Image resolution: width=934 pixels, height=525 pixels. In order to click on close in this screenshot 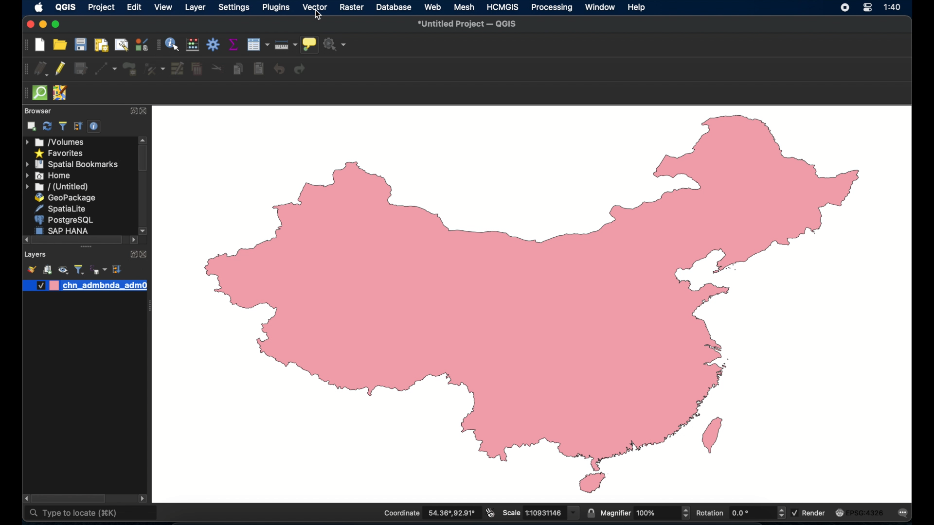, I will do `click(144, 255)`.